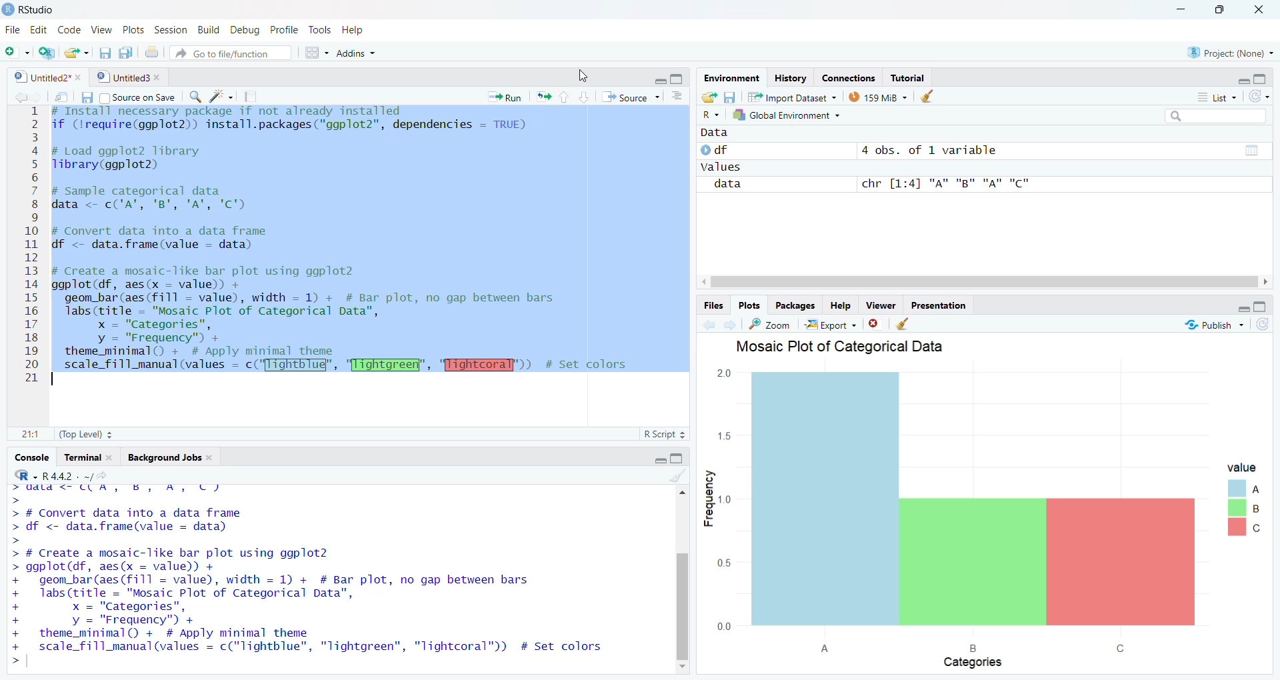 Image resolution: width=1280 pixels, height=680 pixels. I want to click on List, so click(1215, 96).